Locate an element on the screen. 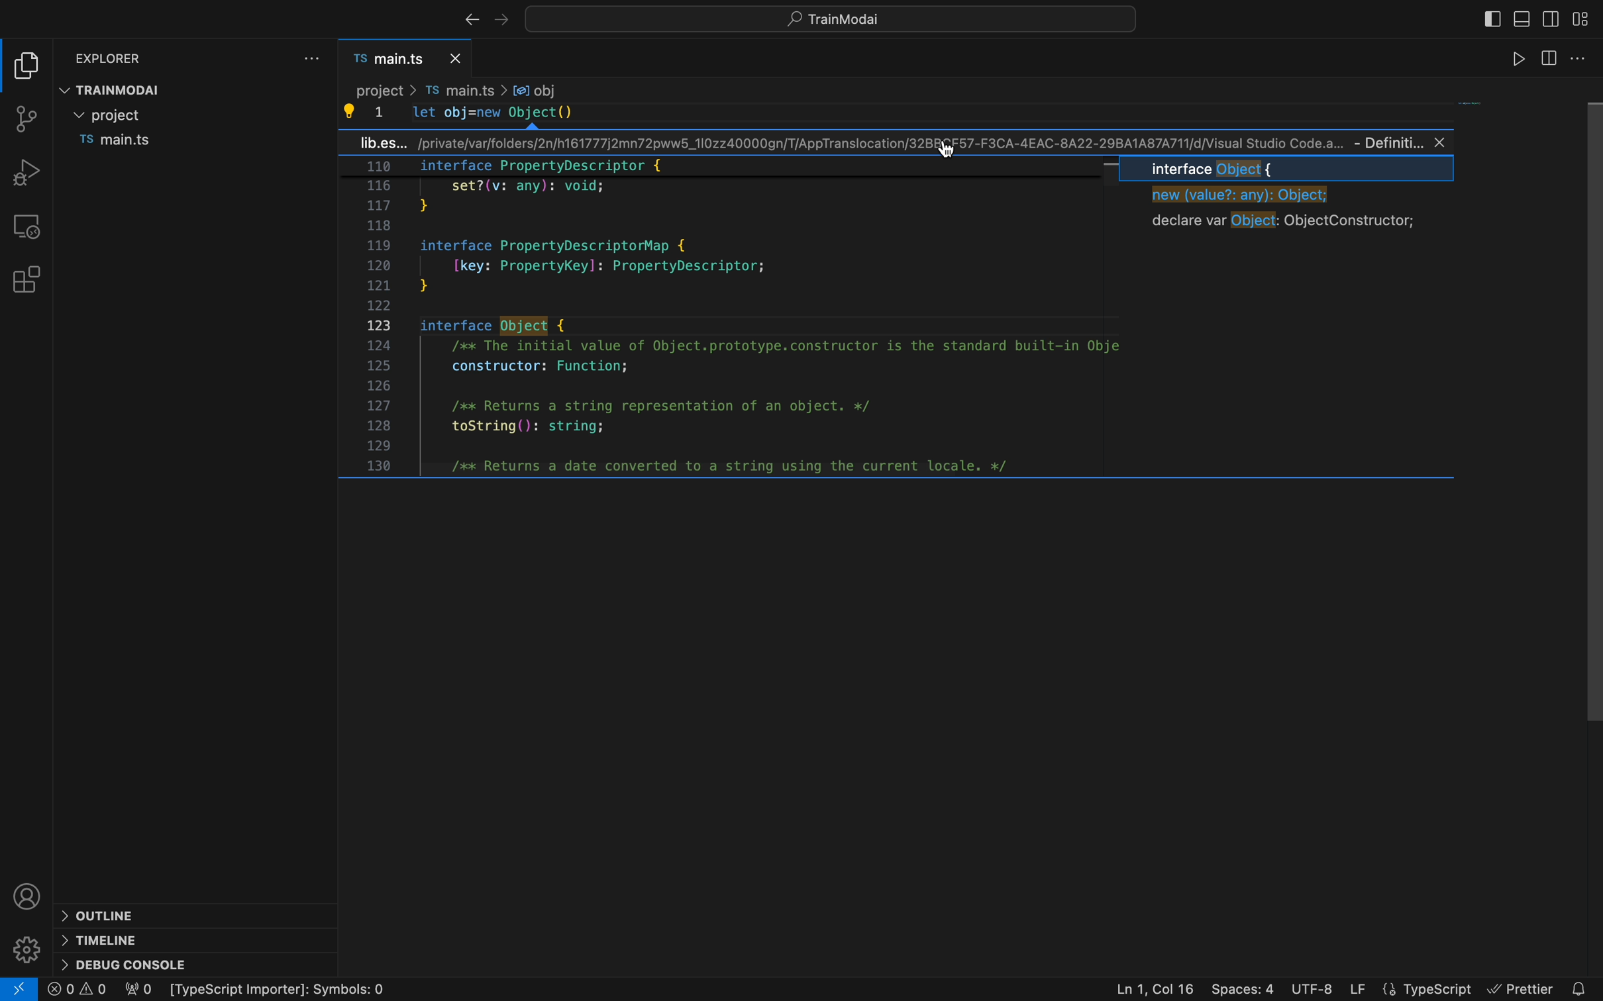 The width and height of the screenshot is (1603, 1001). explorer is located at coordinates (126, 60).